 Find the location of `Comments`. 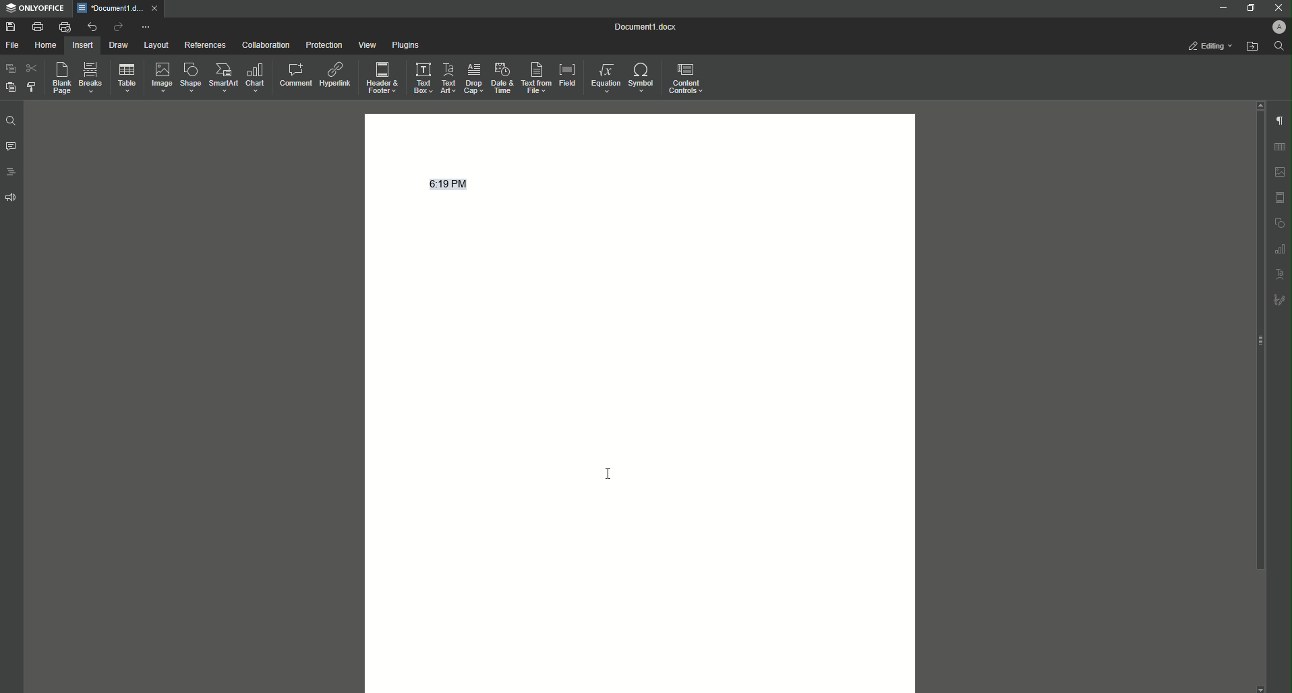

Comments is located at coordinates (11, 147).